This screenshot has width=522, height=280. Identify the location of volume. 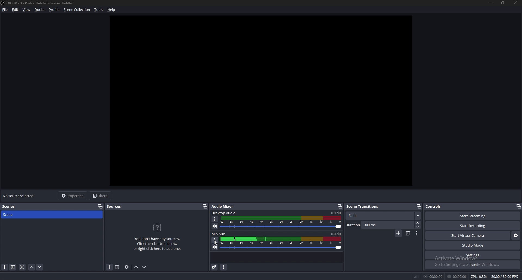
(336, 234).